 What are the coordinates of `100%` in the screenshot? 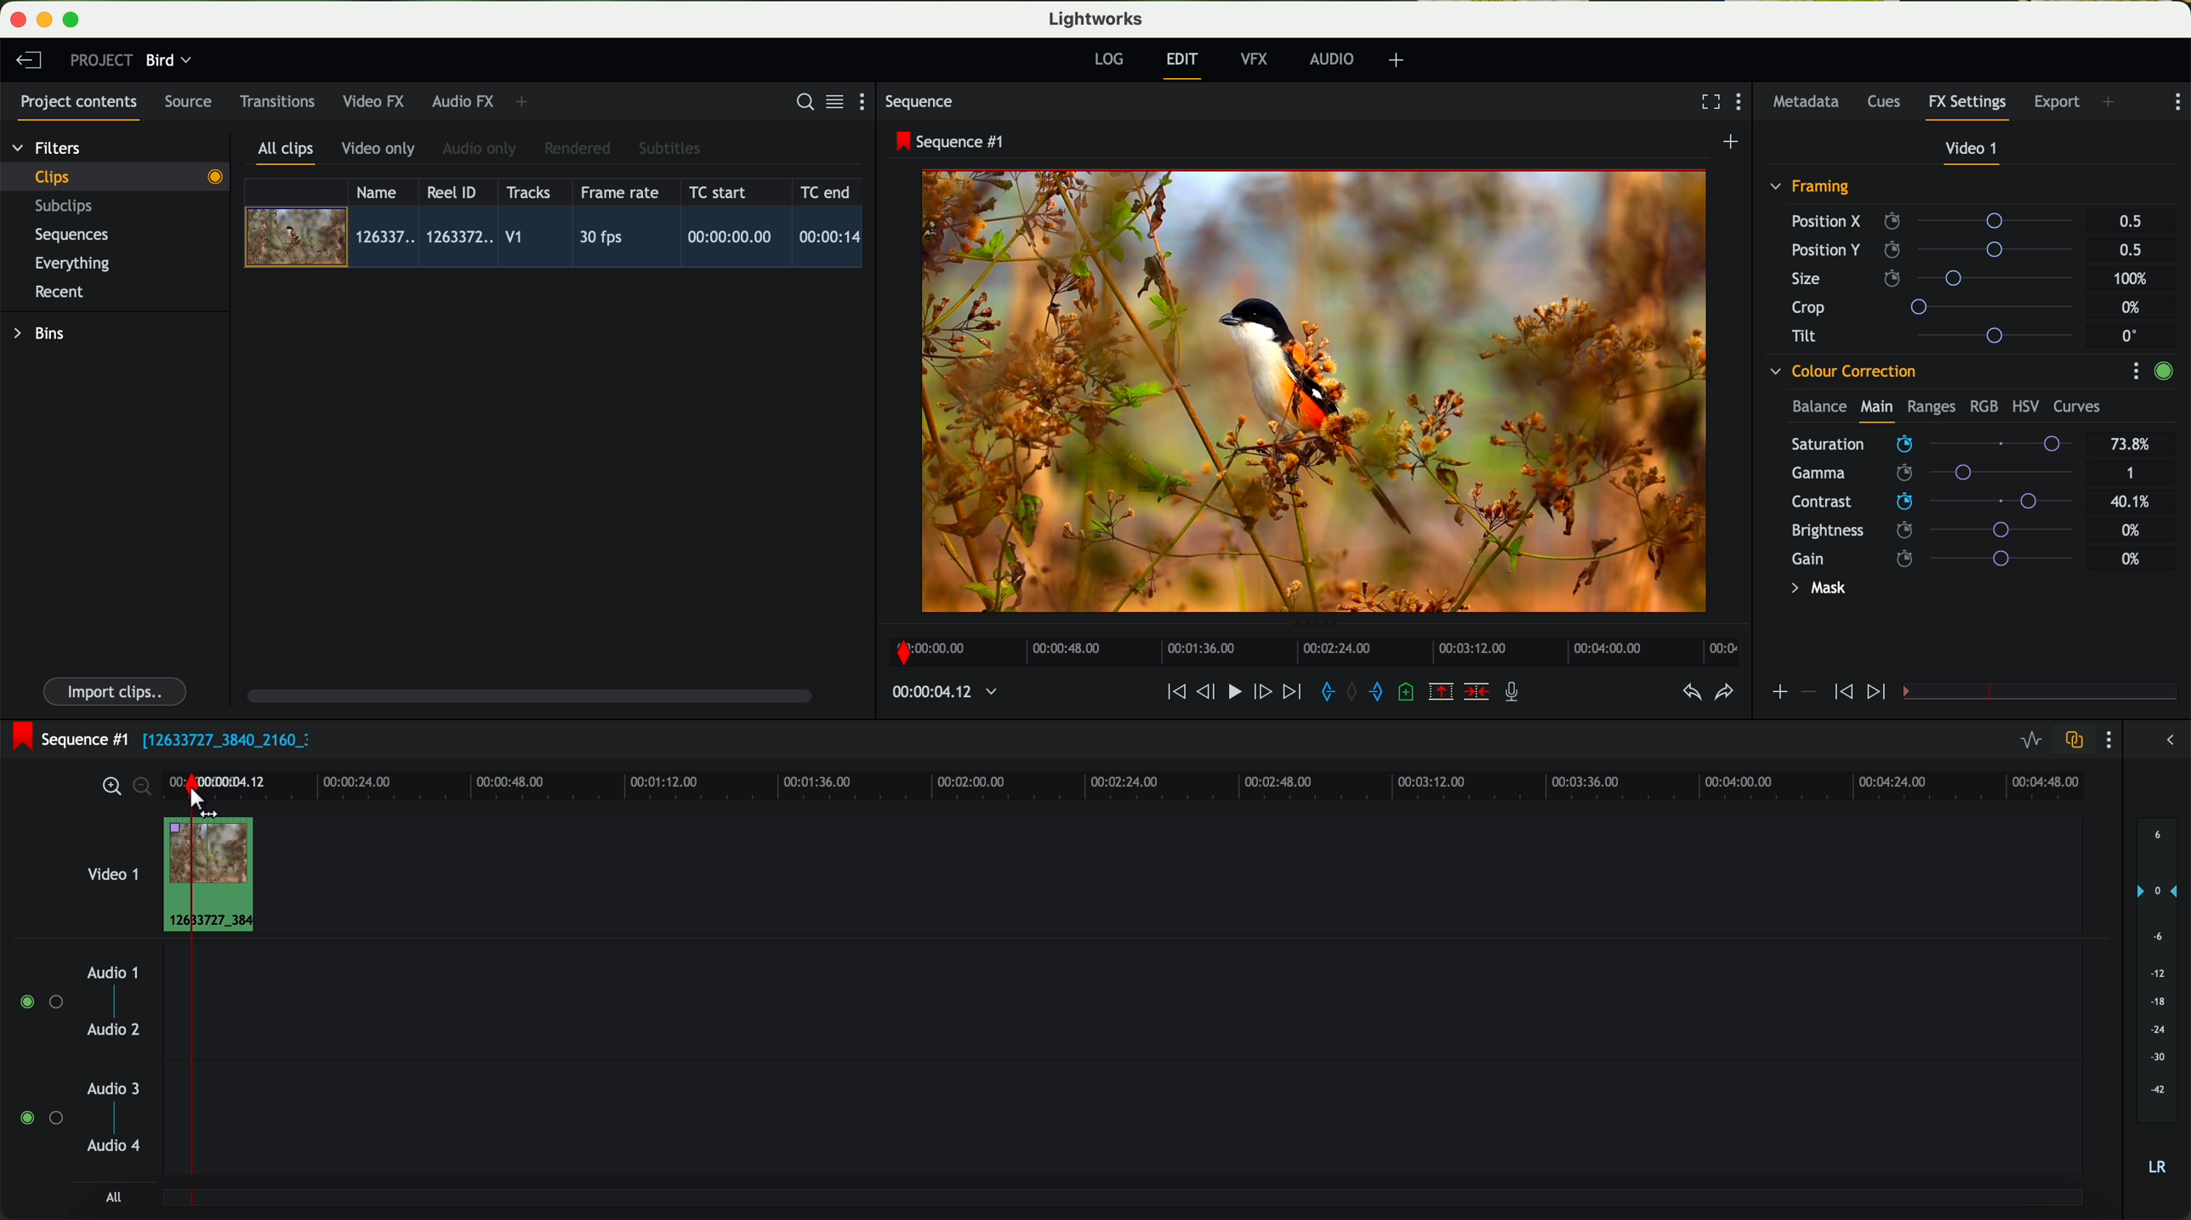 It's located at (2135, 279).